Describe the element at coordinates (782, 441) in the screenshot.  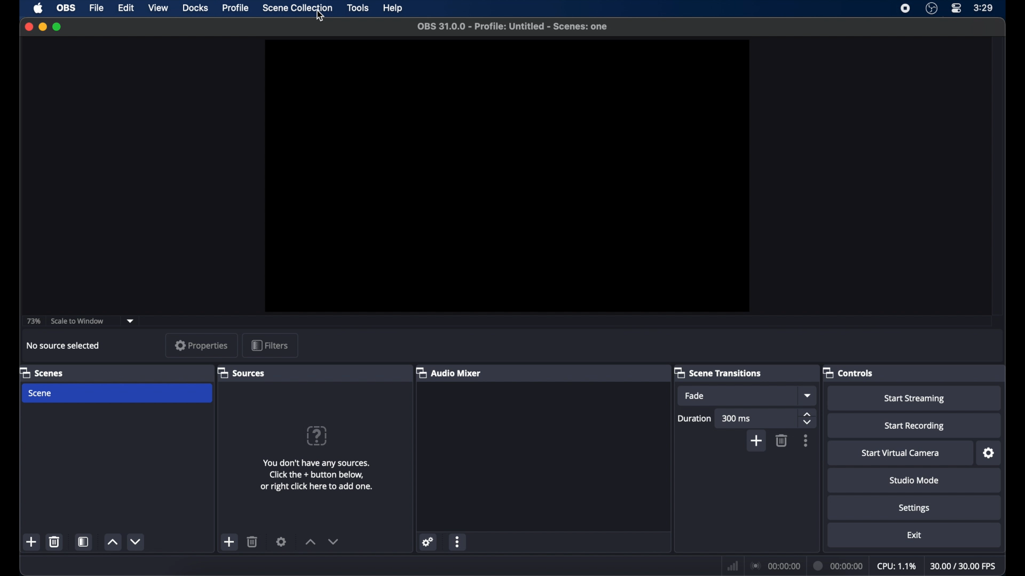
I see `delete` at that location.